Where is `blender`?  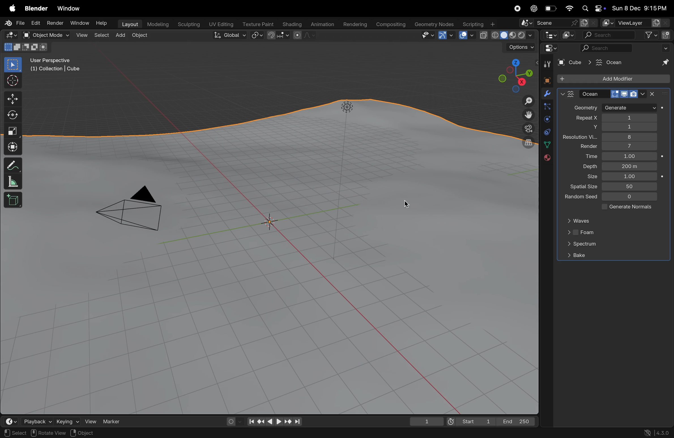
blender is located at coordinates (36, 8).